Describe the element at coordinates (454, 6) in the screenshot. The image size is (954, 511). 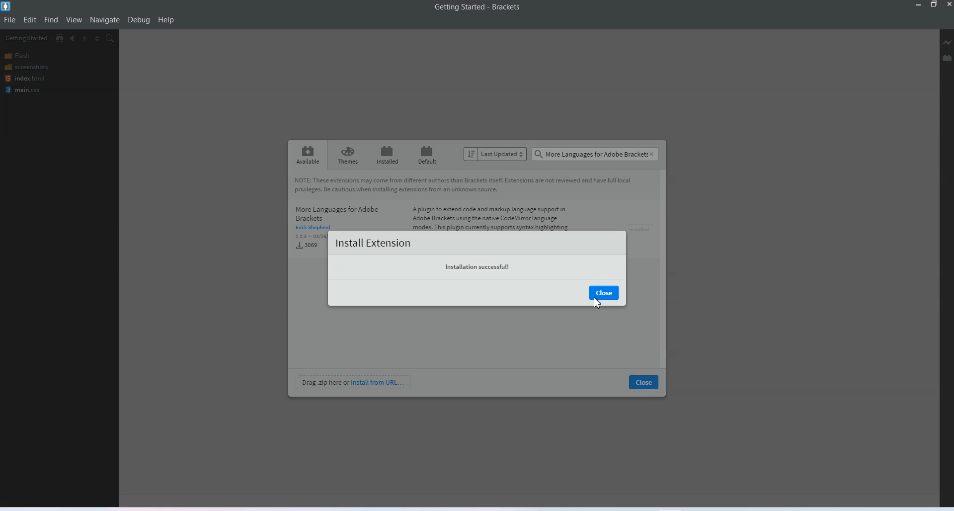
I see `Getting started` at that location.